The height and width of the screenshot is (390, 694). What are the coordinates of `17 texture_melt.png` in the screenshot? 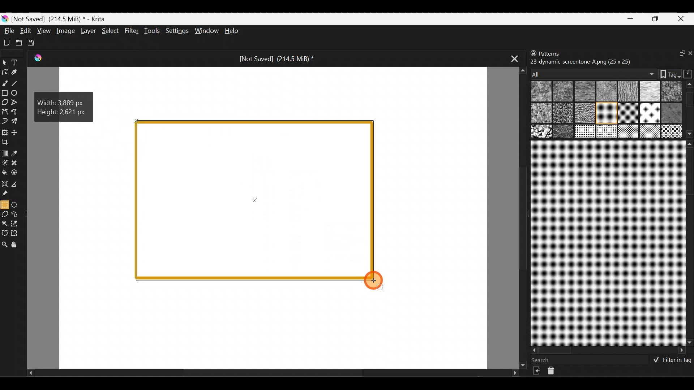 It's located at (607, 131).